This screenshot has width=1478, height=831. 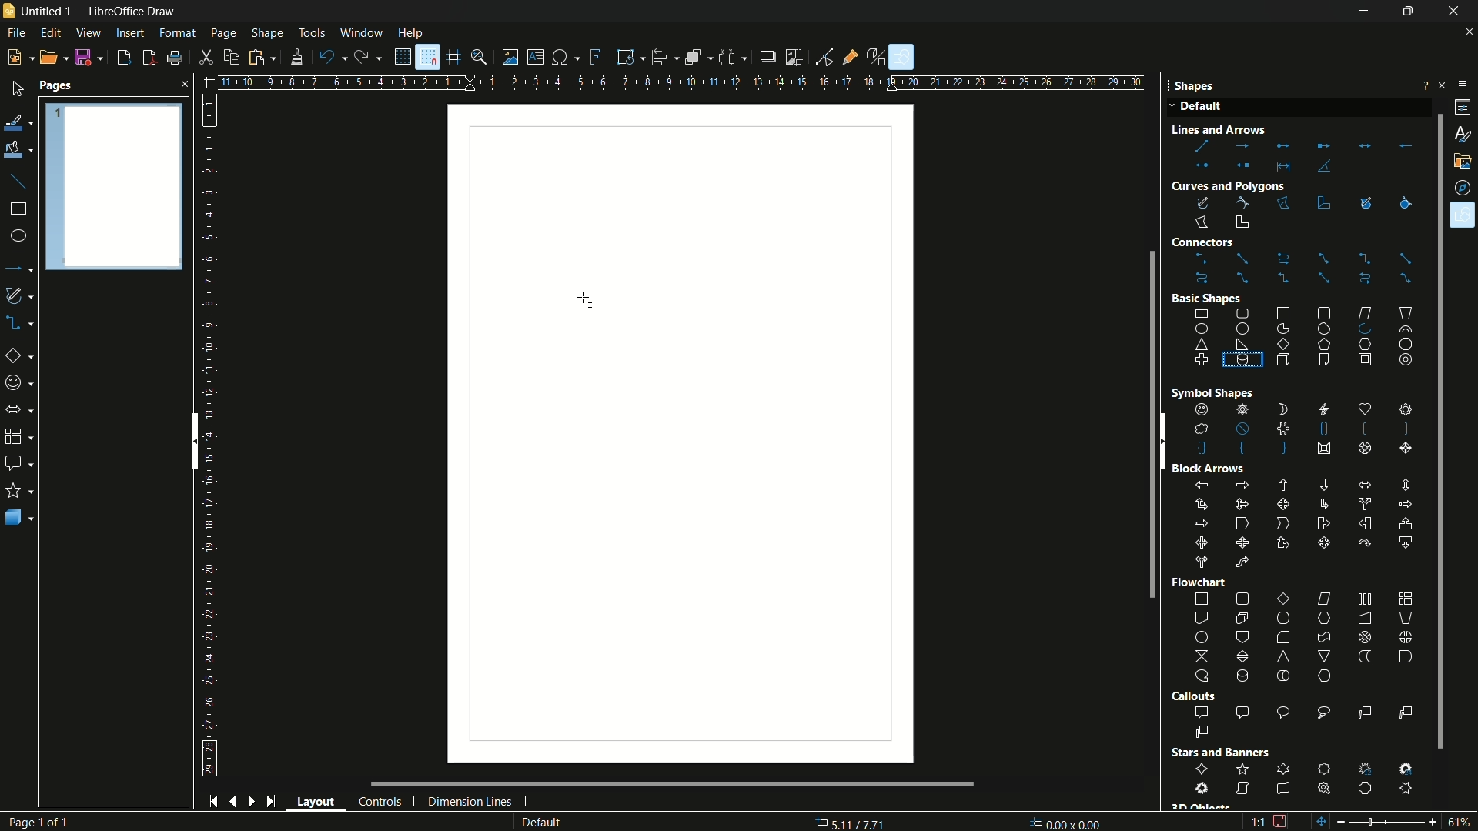 I want to click on flowchart, so click(x=1305, y=639).